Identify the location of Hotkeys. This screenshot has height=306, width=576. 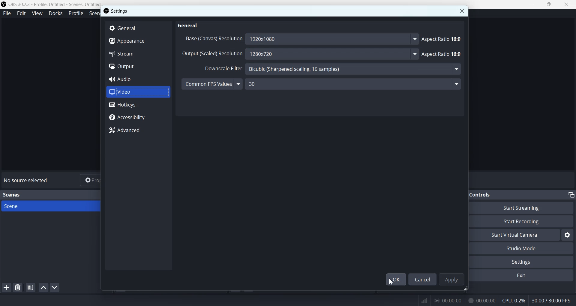
(138, 105).